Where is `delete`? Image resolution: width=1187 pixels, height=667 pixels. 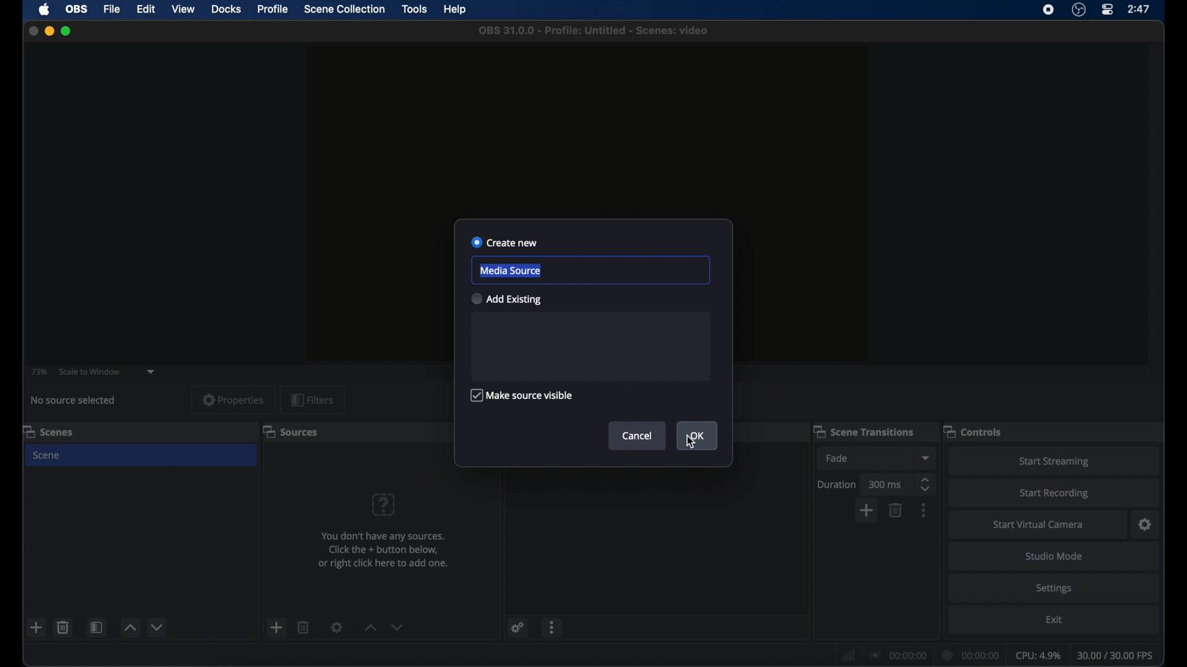
delete is located at coordinates (304, 627).